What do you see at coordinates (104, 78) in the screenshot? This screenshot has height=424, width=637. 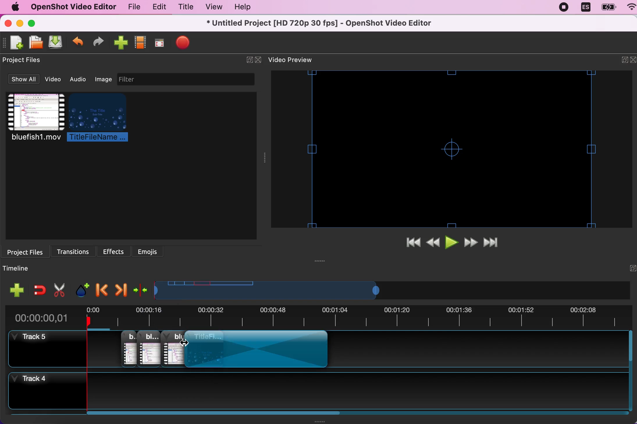 I see `image` at bounding box center [104, 78].